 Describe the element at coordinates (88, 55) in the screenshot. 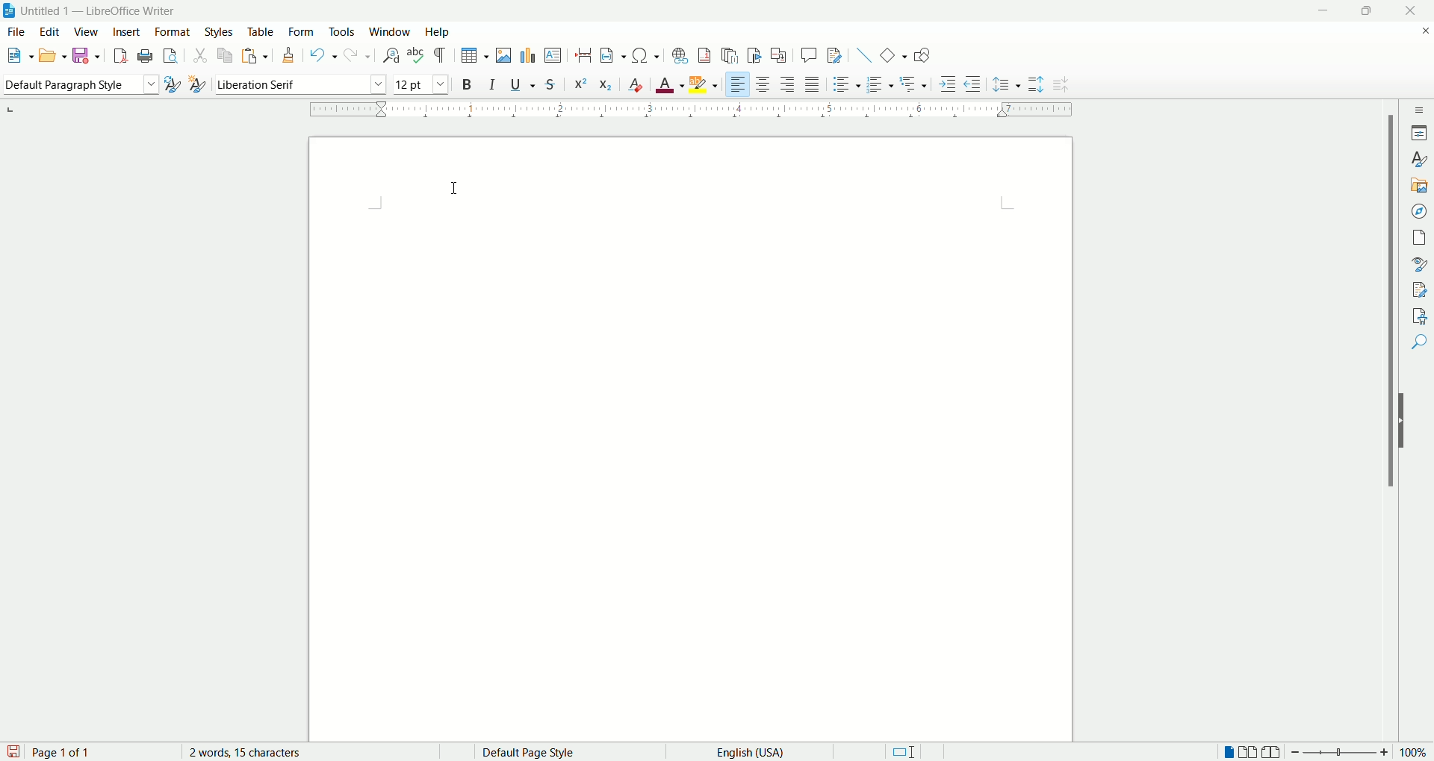

I see `save` at that location.